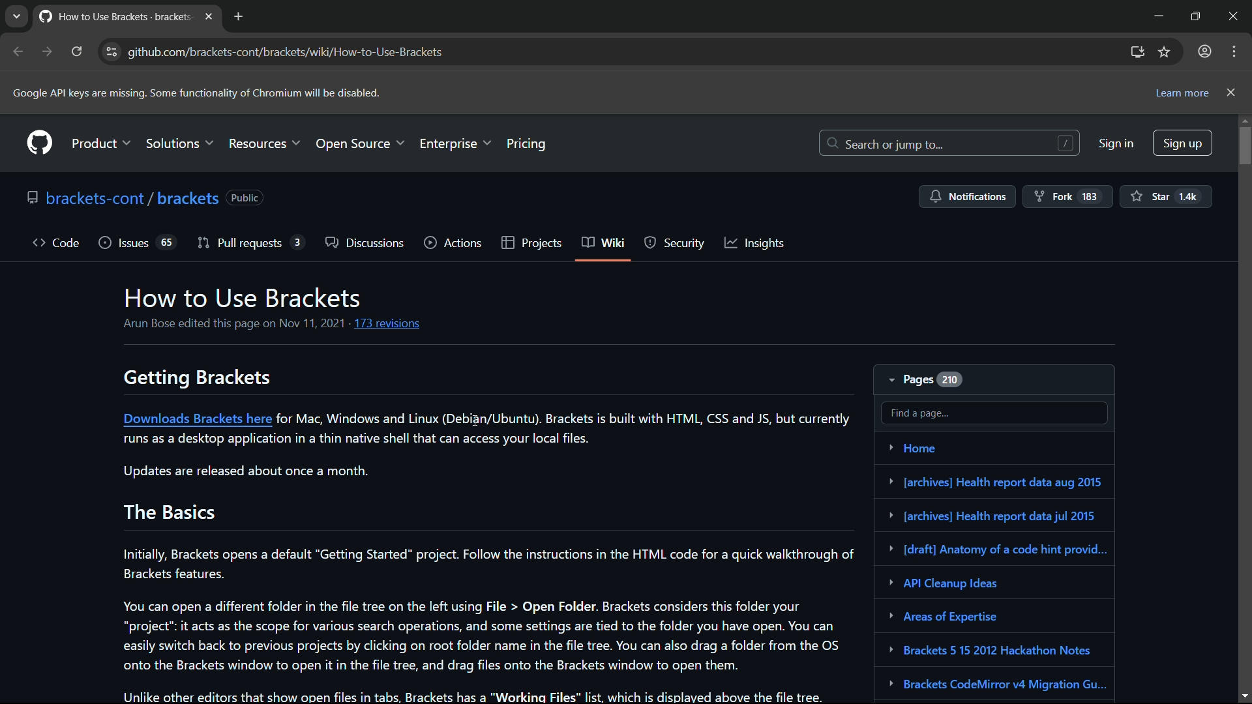 This screenshot has height=704, width=1252. What do you see at coordinates (19, 51) in the screenshot?
I see `back` at bounding box center [19, 51].